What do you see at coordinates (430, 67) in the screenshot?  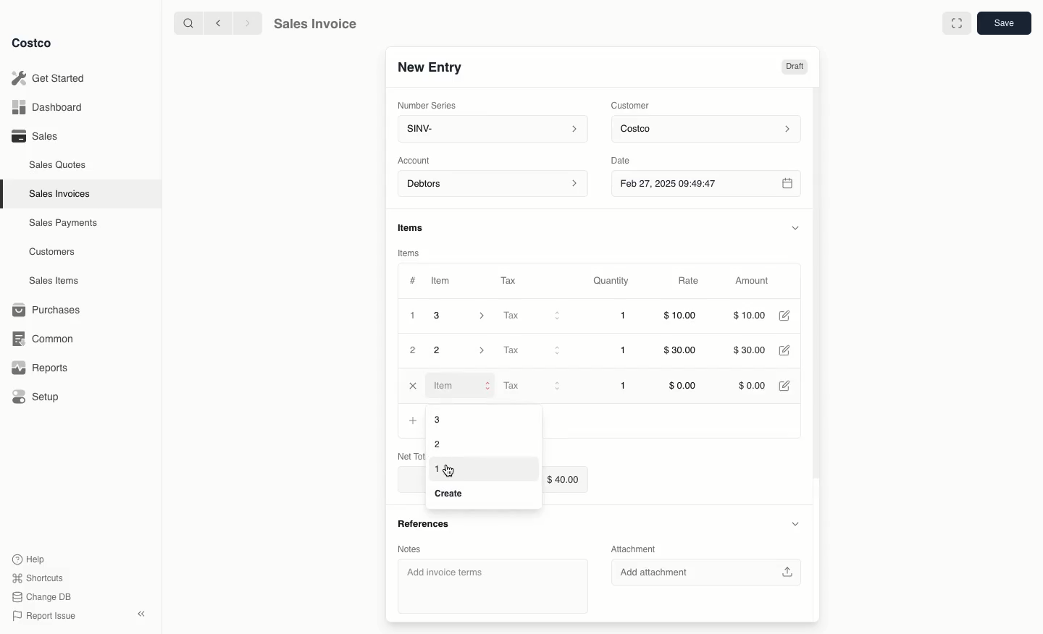 I see `New Entry` at bounding box center [430, 67].